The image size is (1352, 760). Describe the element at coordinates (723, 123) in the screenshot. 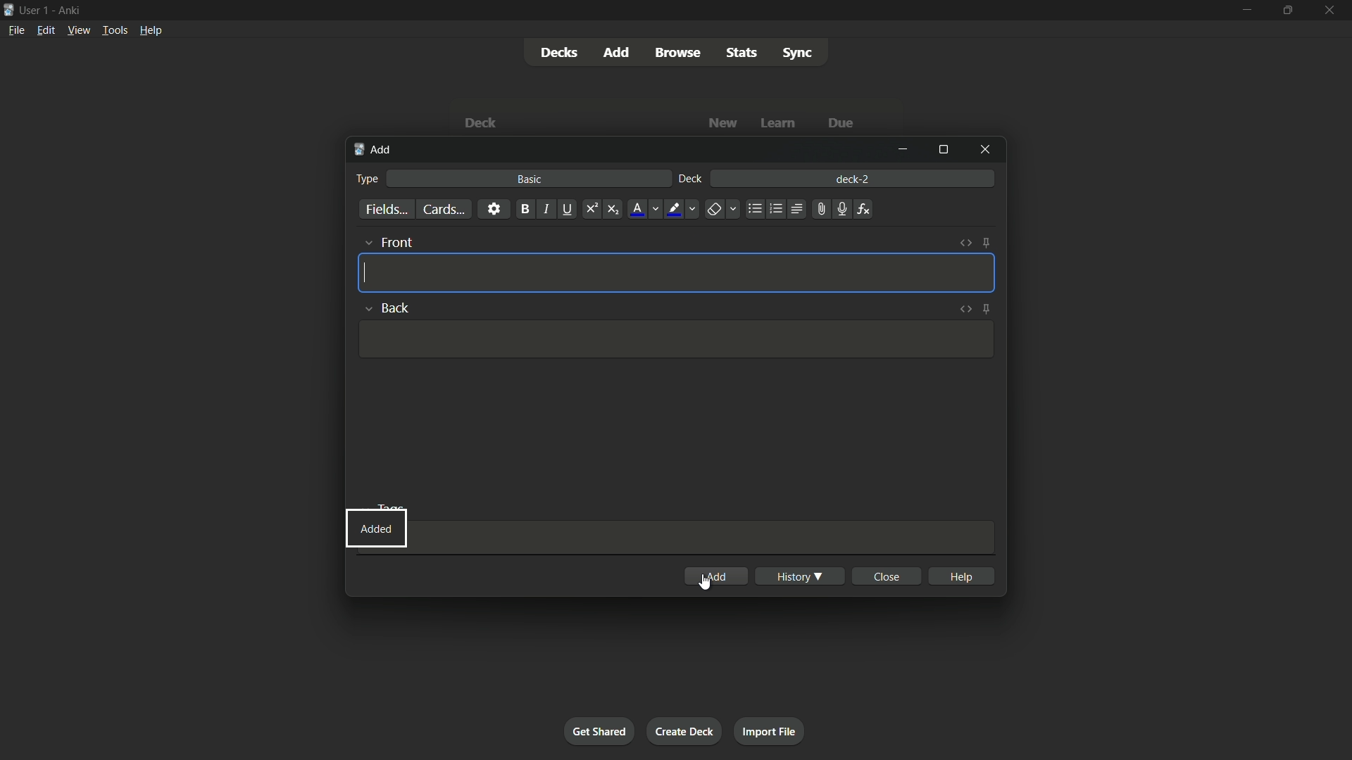

I see `new` at that location.